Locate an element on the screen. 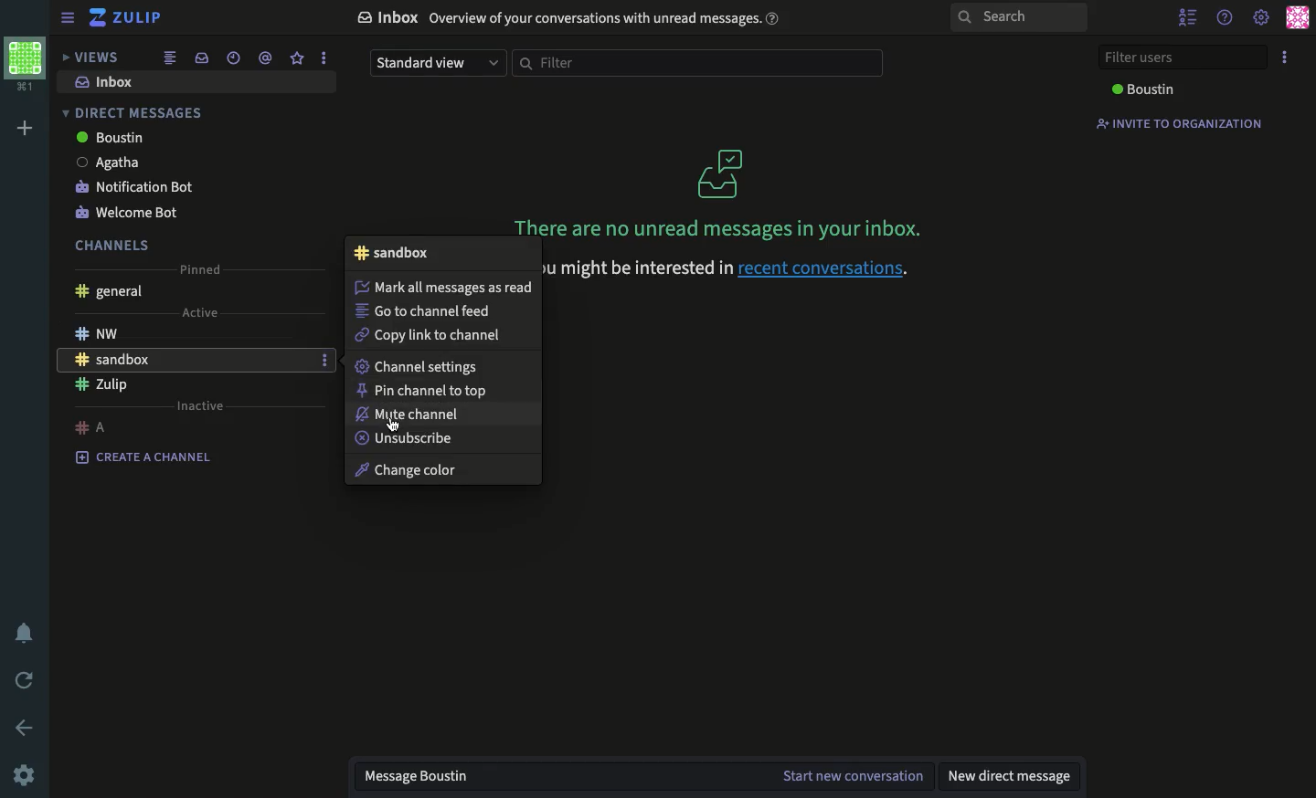  direct messages is located at coordinates (135, 113).